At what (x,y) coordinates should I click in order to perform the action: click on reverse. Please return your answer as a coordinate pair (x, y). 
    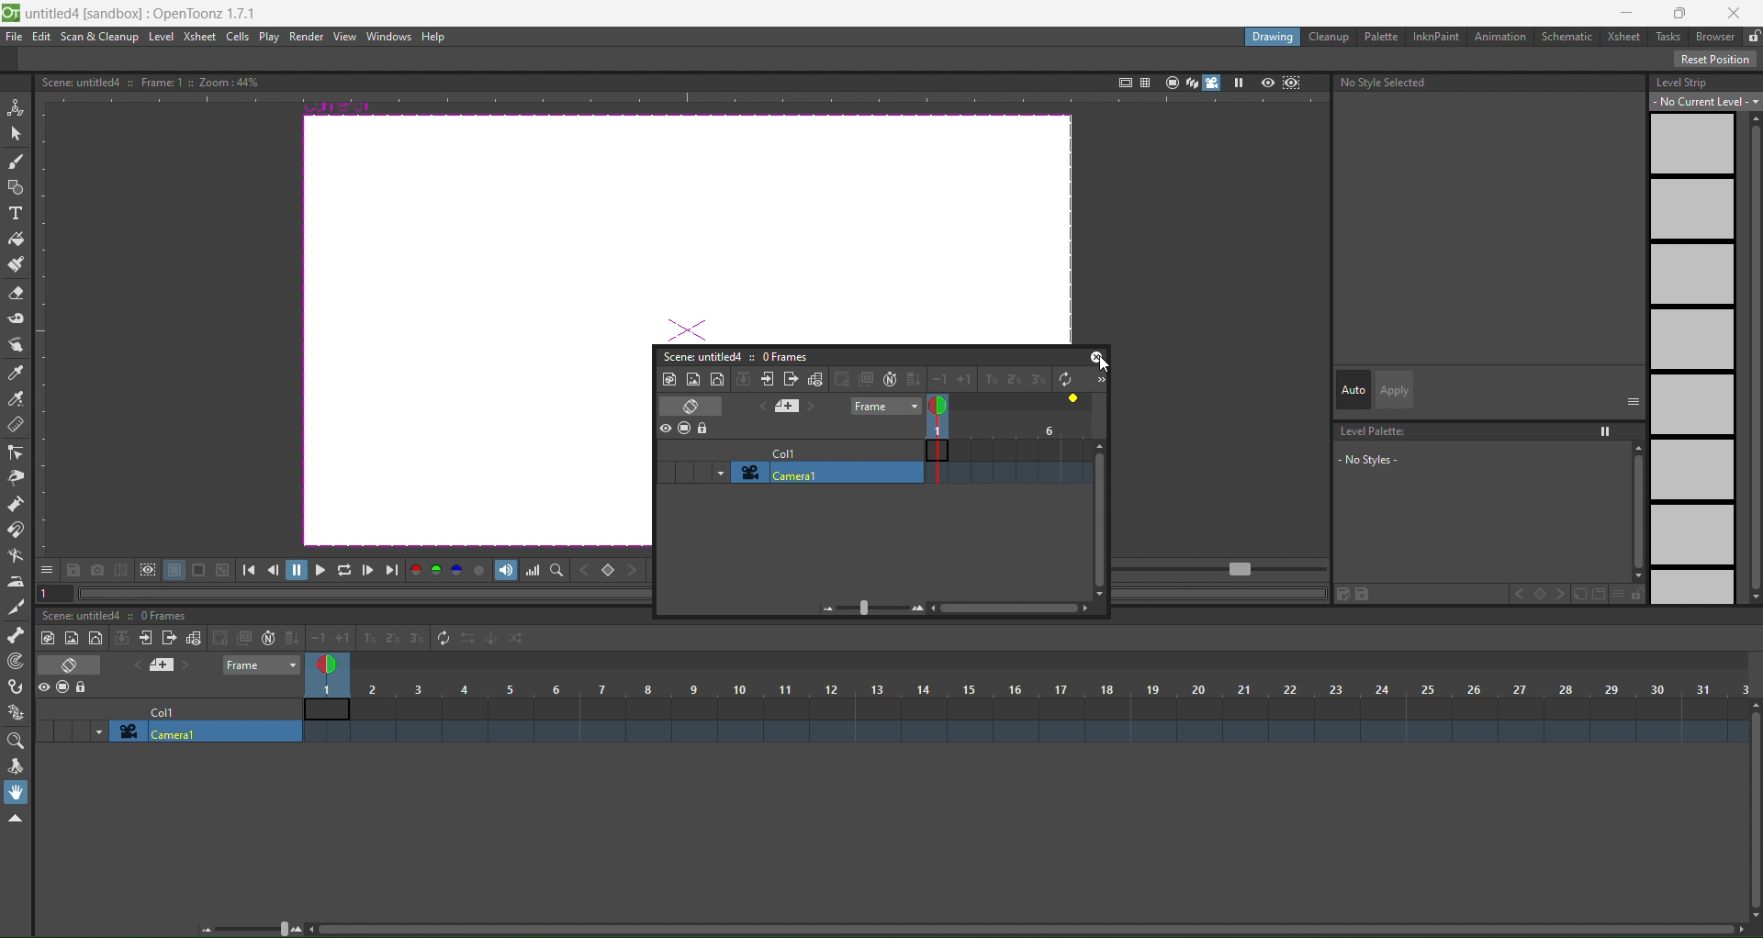
    Looking at the image, I should click on (466, 640).